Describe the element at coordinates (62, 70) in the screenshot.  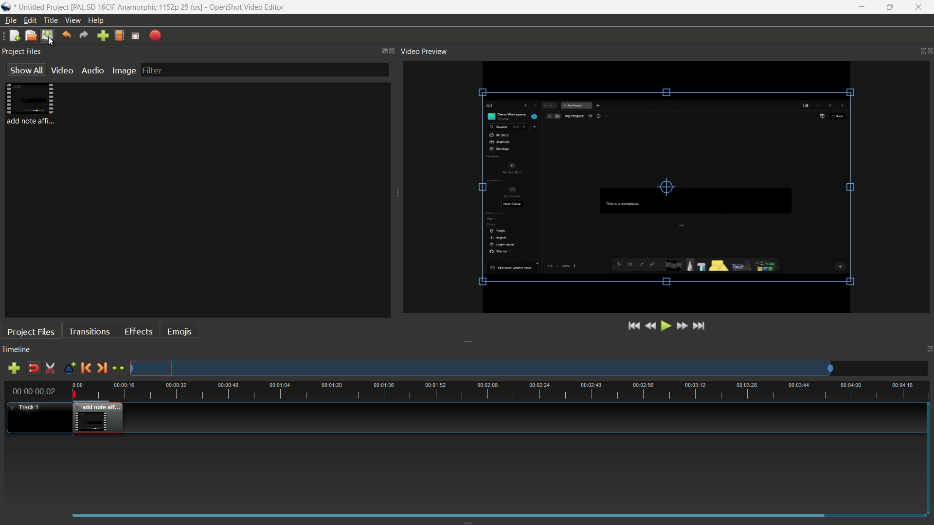
I see `video` at that location.